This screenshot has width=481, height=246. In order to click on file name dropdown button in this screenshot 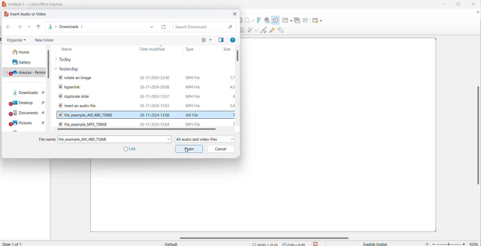, I will do `click(169, 140)`.